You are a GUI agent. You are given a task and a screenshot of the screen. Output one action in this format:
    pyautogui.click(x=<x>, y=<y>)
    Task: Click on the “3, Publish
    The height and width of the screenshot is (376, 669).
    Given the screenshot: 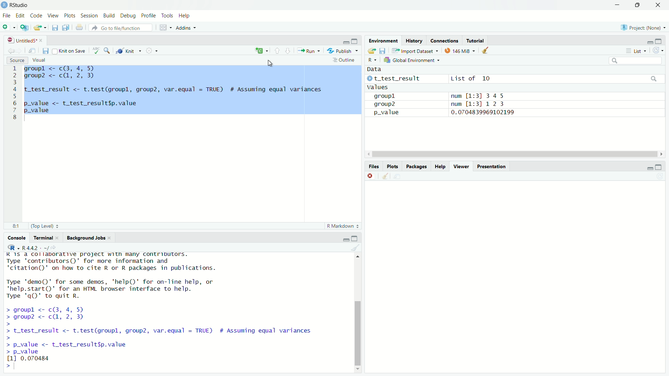 What is the action you would take?
    pyautogui.click(x=340, y=50)
    